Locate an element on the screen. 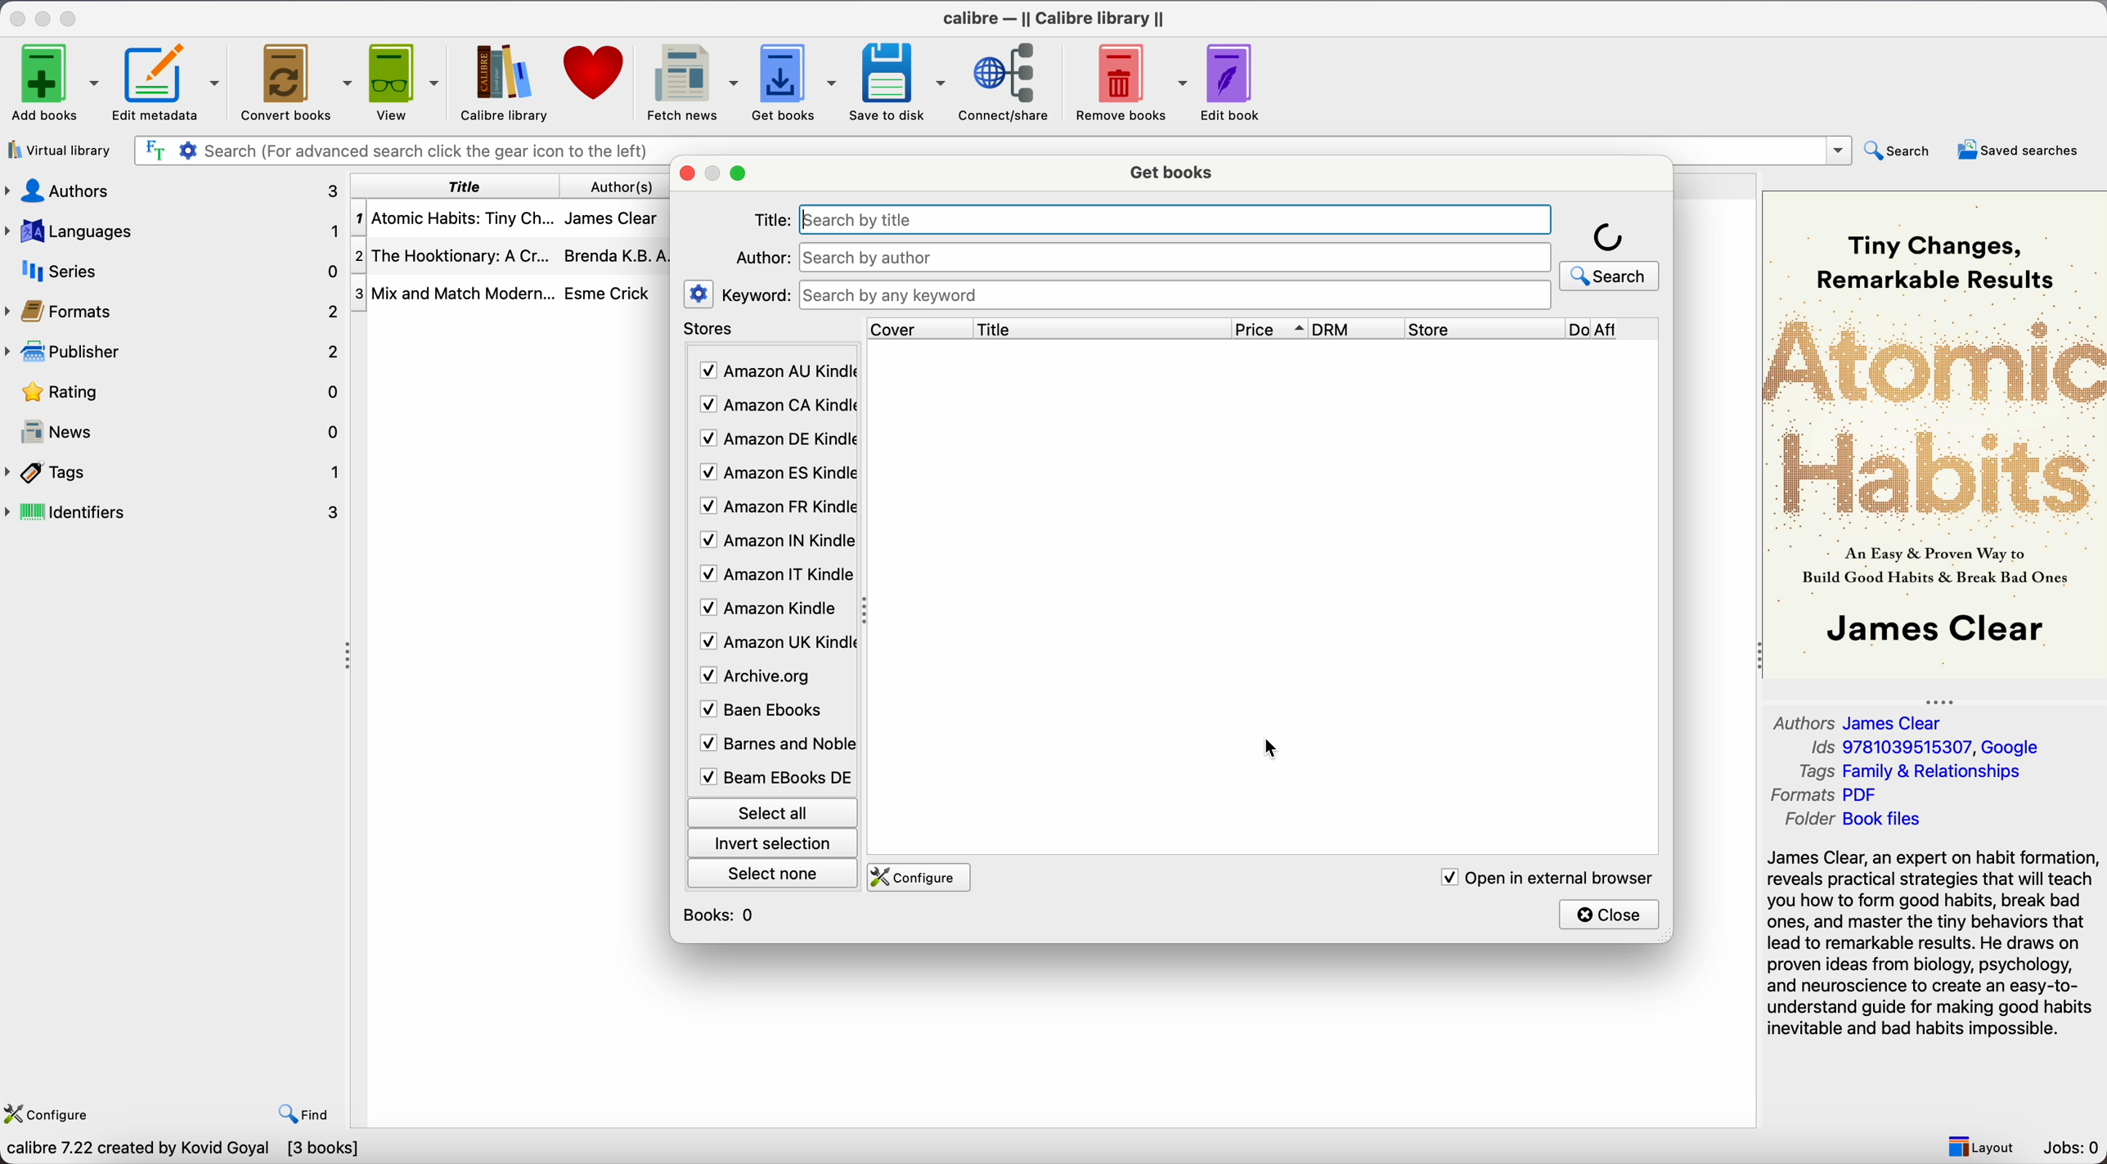  rating is located at coordinates (177, 392).